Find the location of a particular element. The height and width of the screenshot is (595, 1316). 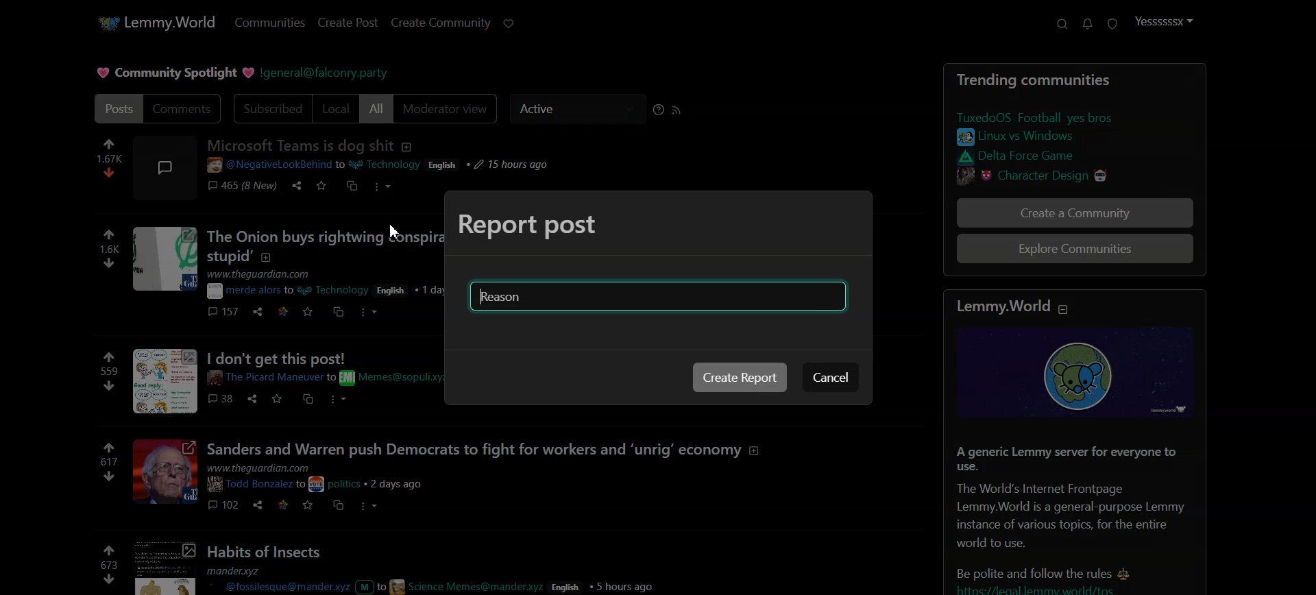

save is located at coordinates (308, 312).